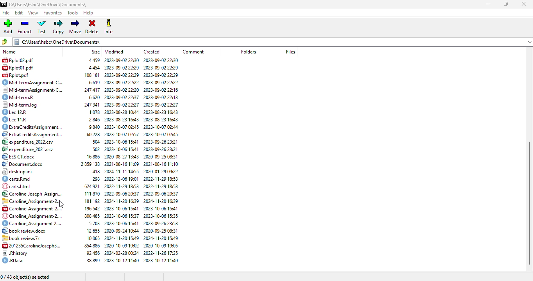 The image size is (533, 281). I want to click on 2022-09-06 20:37, so click(122, 193).